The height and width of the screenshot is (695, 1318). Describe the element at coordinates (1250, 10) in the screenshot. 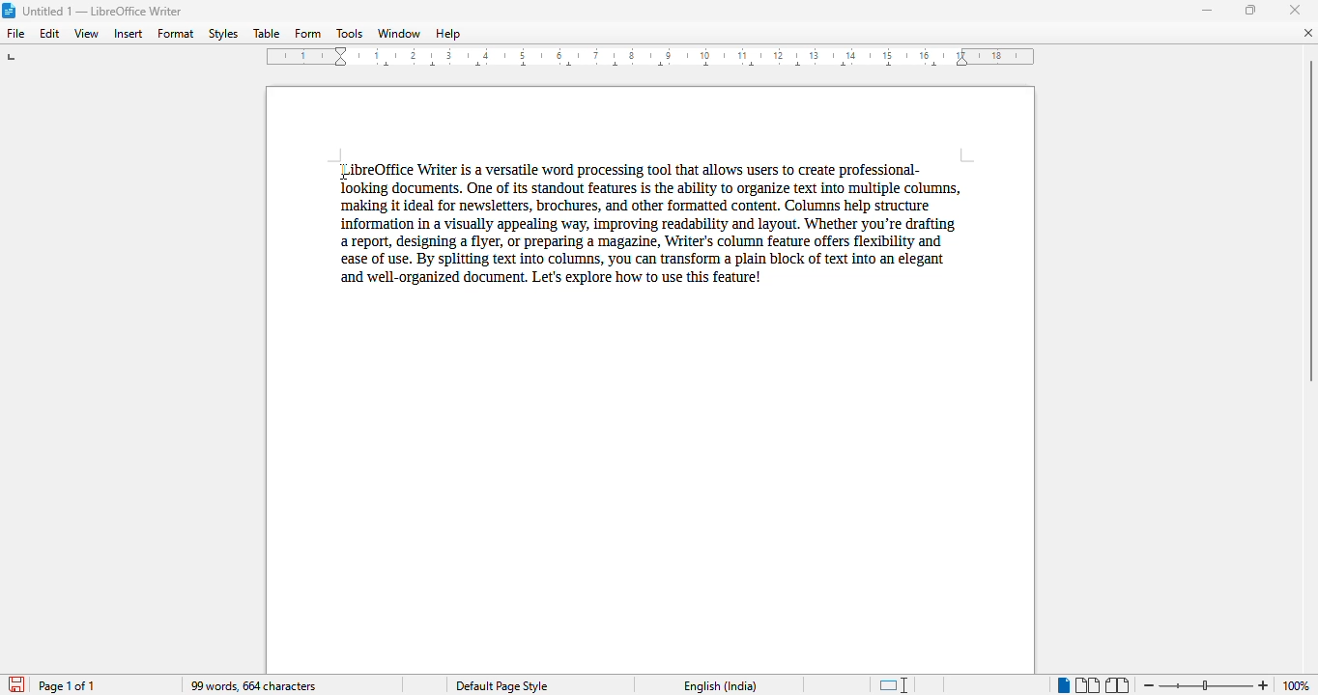

I see `maximize` at that location.